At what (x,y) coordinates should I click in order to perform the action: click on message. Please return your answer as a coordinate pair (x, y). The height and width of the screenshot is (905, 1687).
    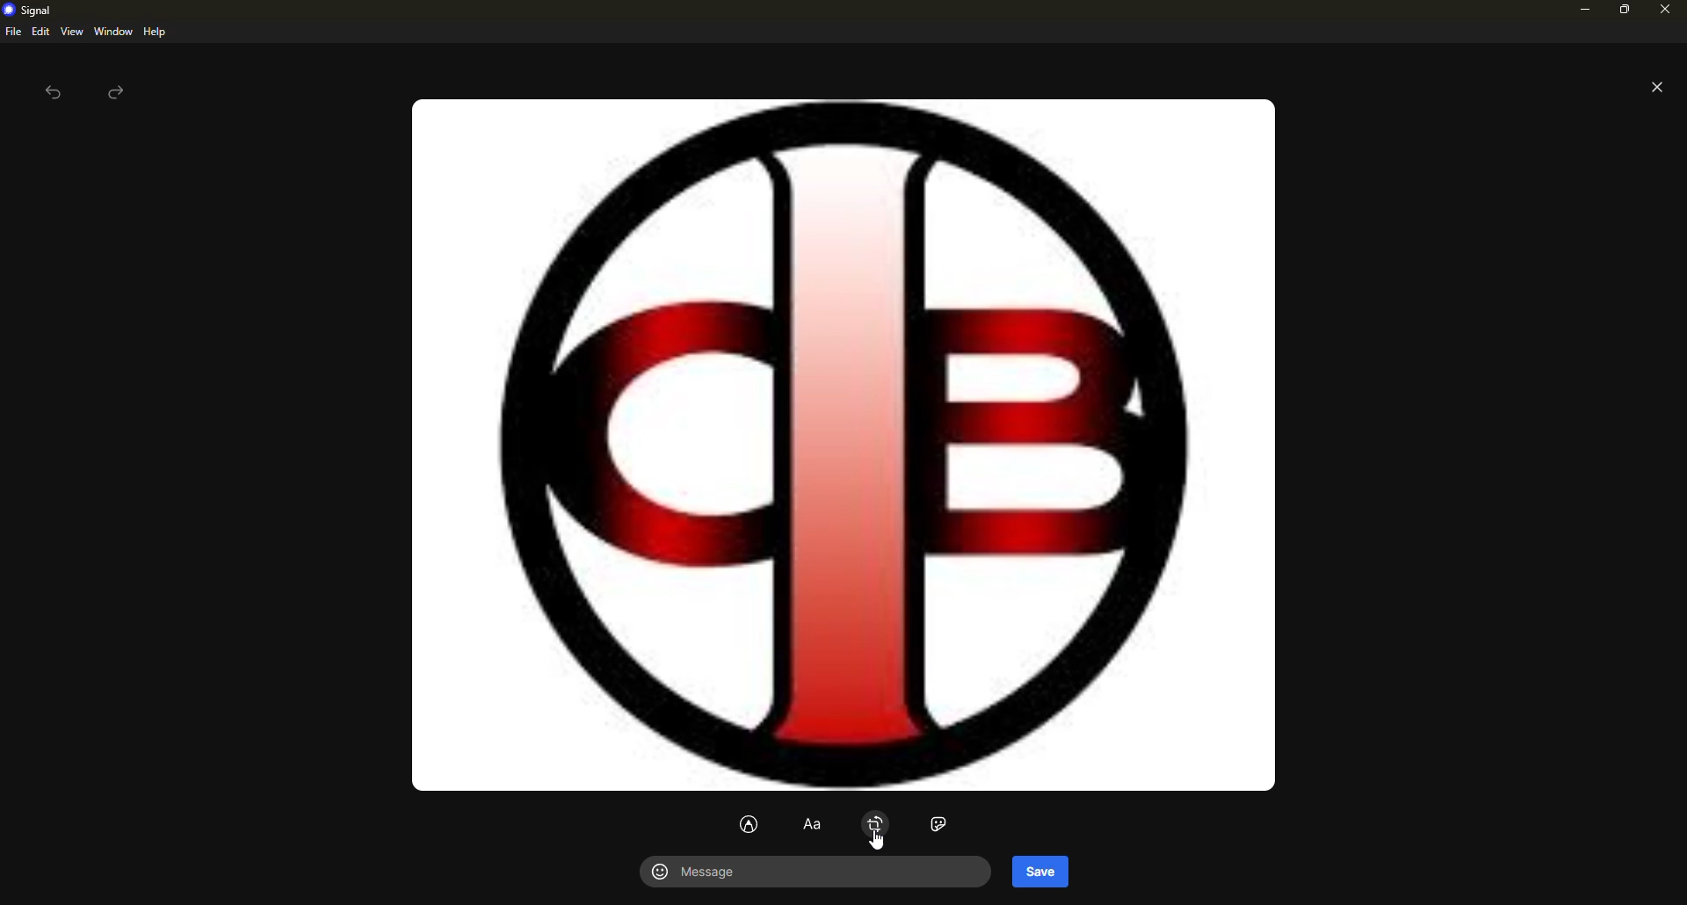
    Looking at the image, I should click on (703, 872).